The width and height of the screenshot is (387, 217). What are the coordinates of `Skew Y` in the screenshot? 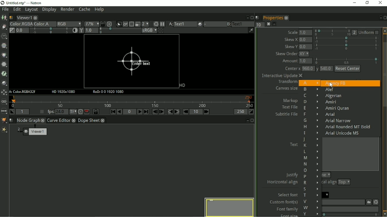 It's located at (291, 47).